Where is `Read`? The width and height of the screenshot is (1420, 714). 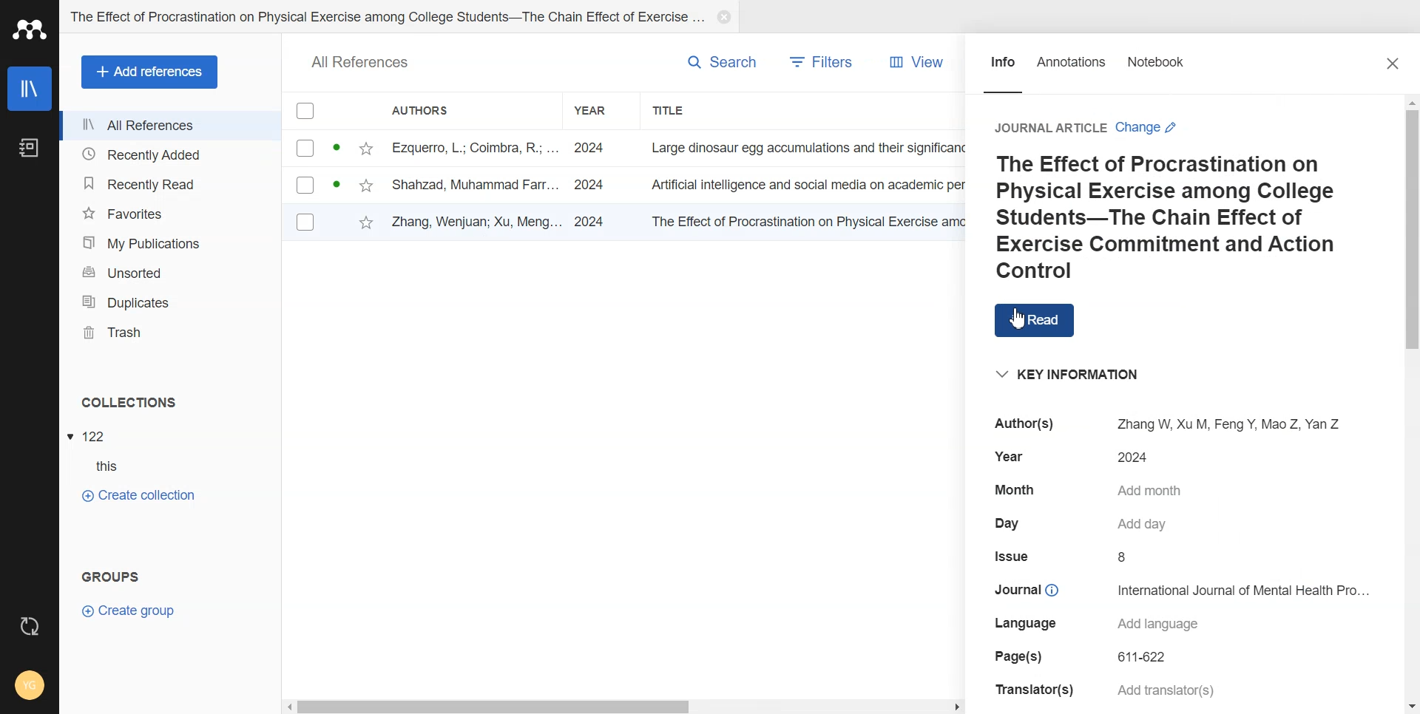
Read is located at coordinates (1043, 320).